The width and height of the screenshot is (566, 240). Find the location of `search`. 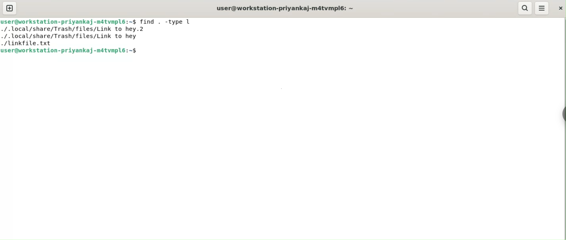

search is located at coordinates (524, 8).